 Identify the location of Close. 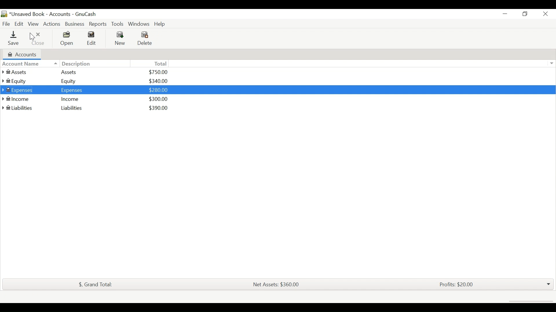
(543, 15).